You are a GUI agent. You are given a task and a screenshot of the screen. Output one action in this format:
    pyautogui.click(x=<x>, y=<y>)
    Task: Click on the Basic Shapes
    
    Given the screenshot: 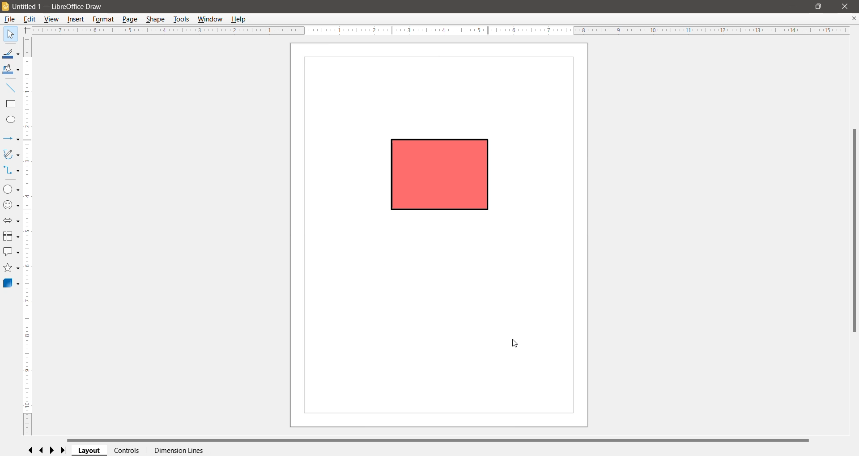 What is the action you would take?
    pyautogui.click(x=11, y=189)
    